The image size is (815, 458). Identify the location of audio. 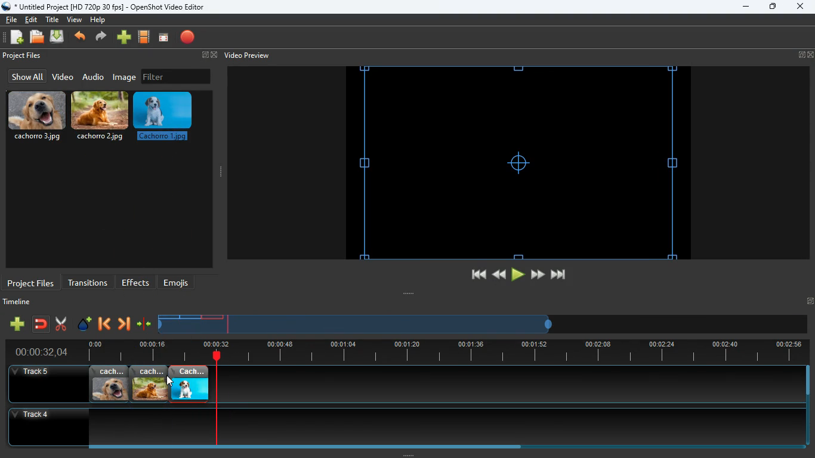
(94, 76).